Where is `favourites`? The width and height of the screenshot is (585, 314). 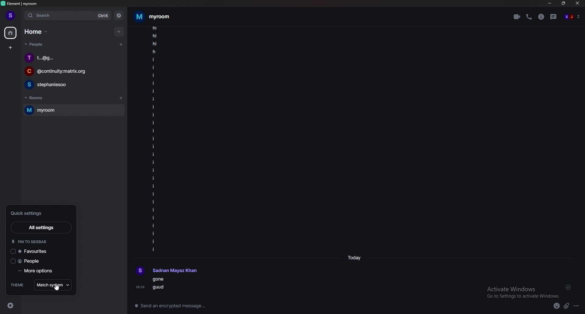
favourites is located at coordinates (38, 251).